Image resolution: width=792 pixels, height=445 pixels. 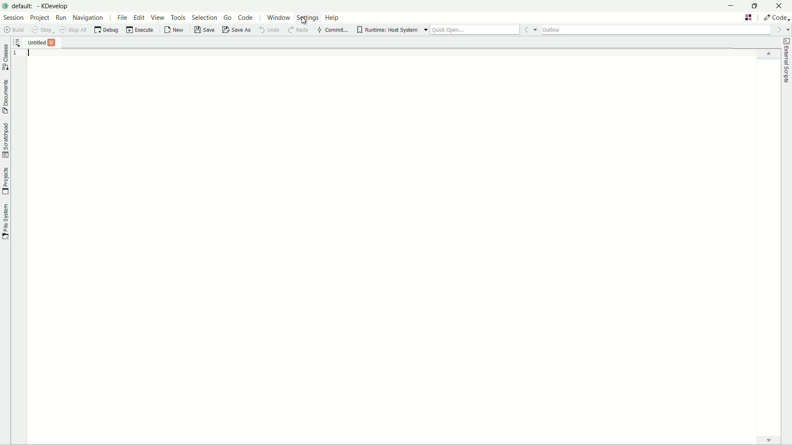 What do you see at coordinates (268, 29) in the screenshot?
I see `undo` at bounding box center [268, 29].